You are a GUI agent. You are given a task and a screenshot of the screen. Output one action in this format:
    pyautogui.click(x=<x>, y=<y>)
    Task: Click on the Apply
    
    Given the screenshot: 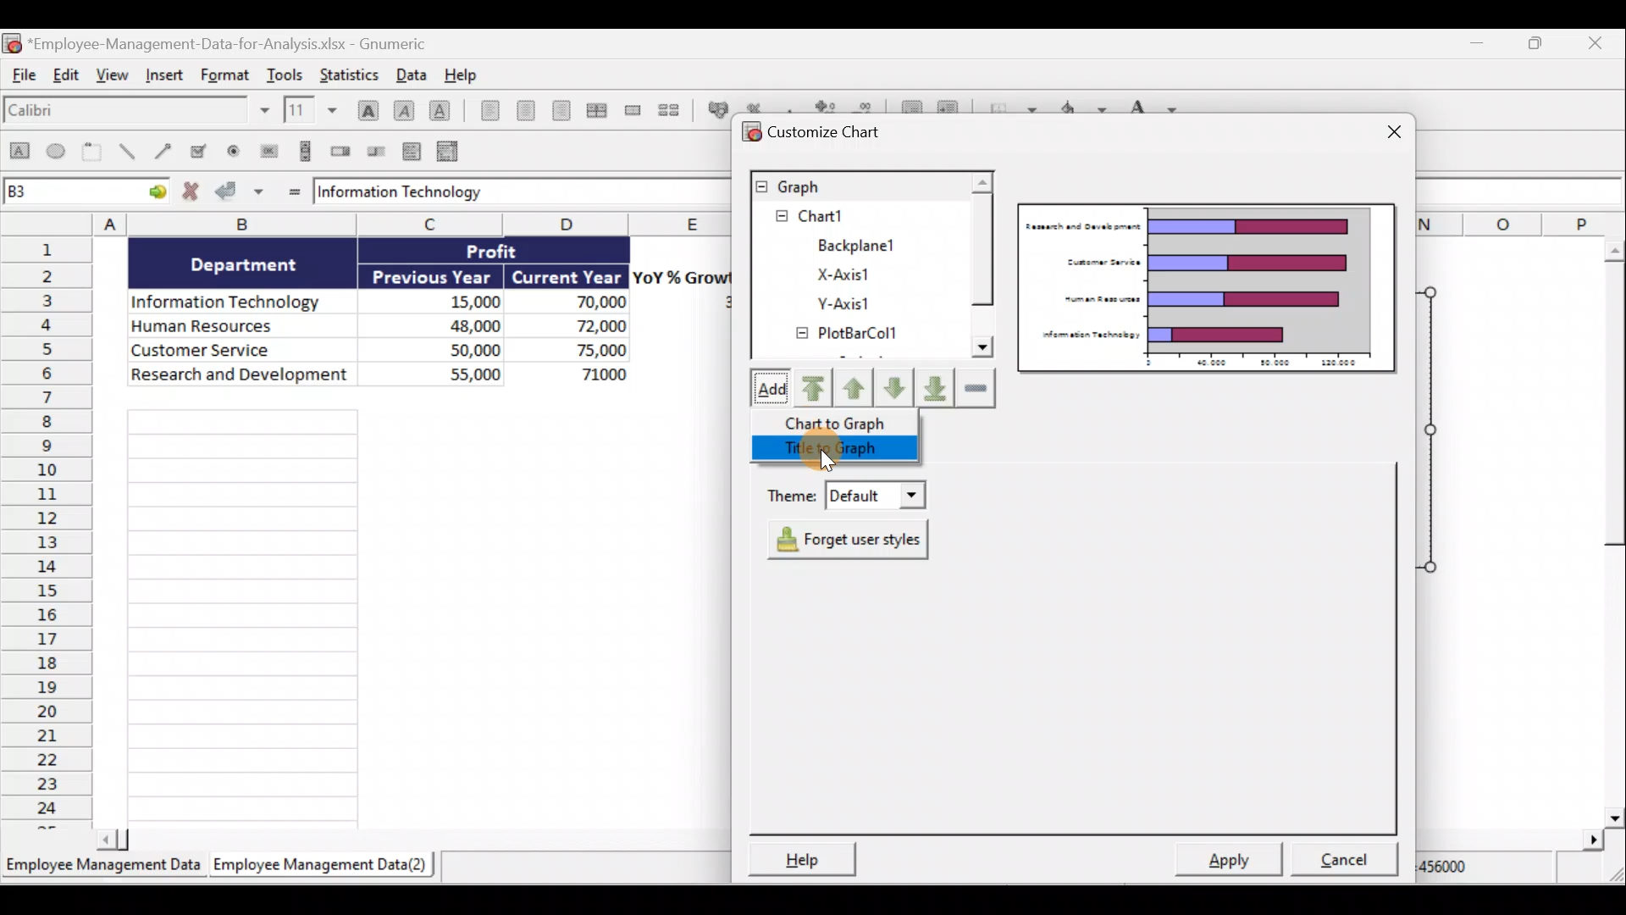 What is the action you would take?
    pyautogui.click(x=1235, y=859)
    